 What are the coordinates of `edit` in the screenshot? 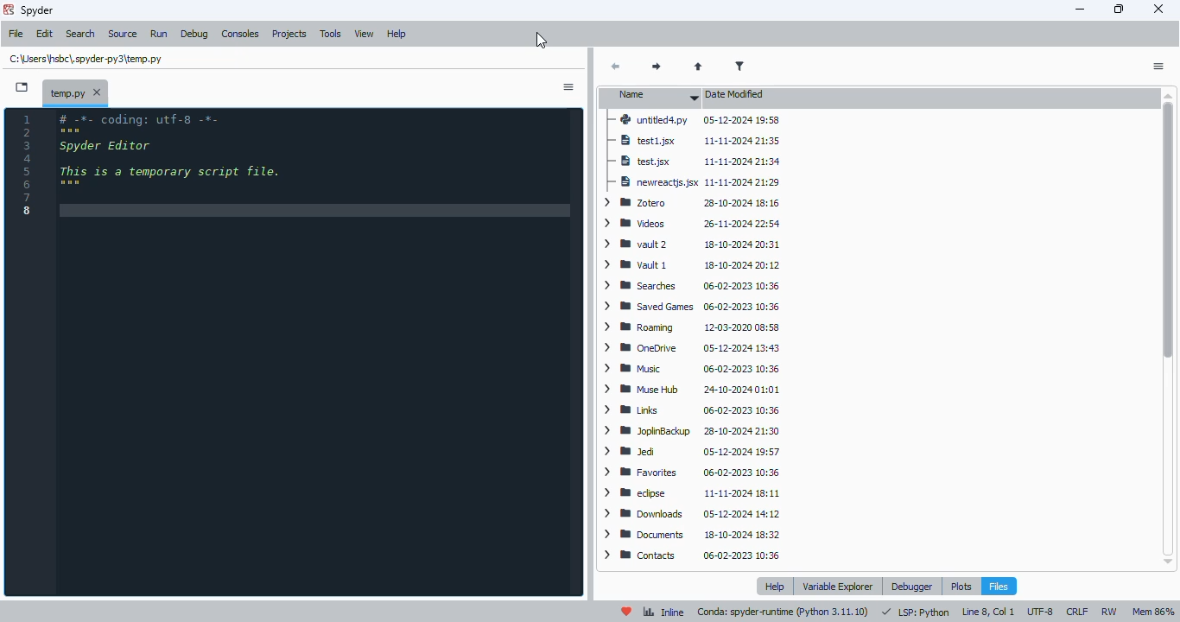 It's located at (45, 35).